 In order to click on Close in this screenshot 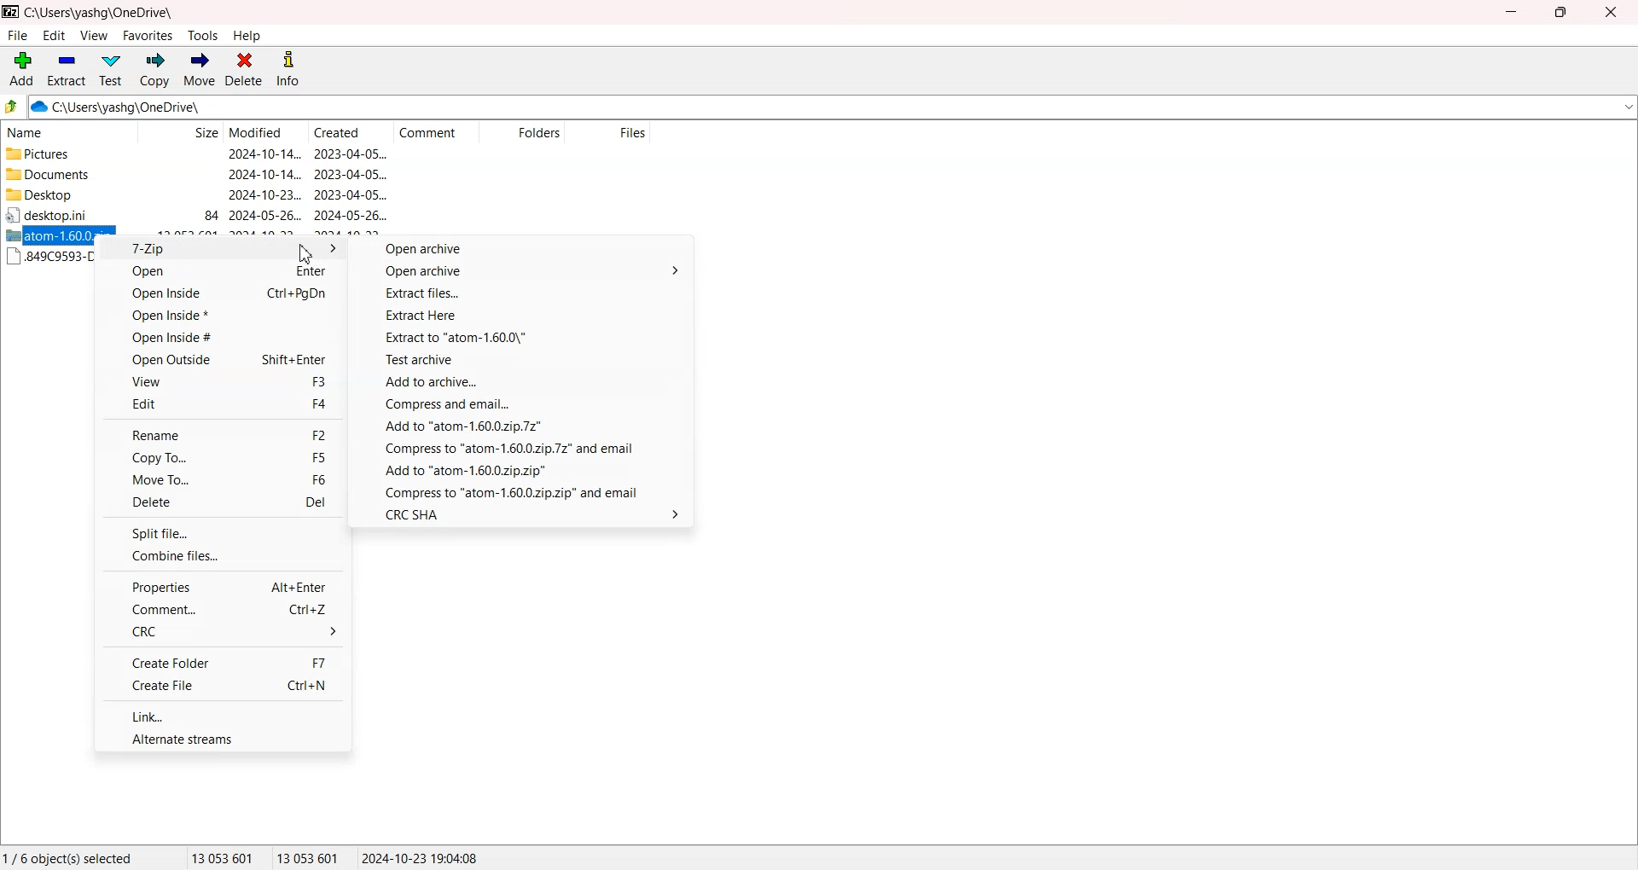, I will do `click(1609, 12)`.